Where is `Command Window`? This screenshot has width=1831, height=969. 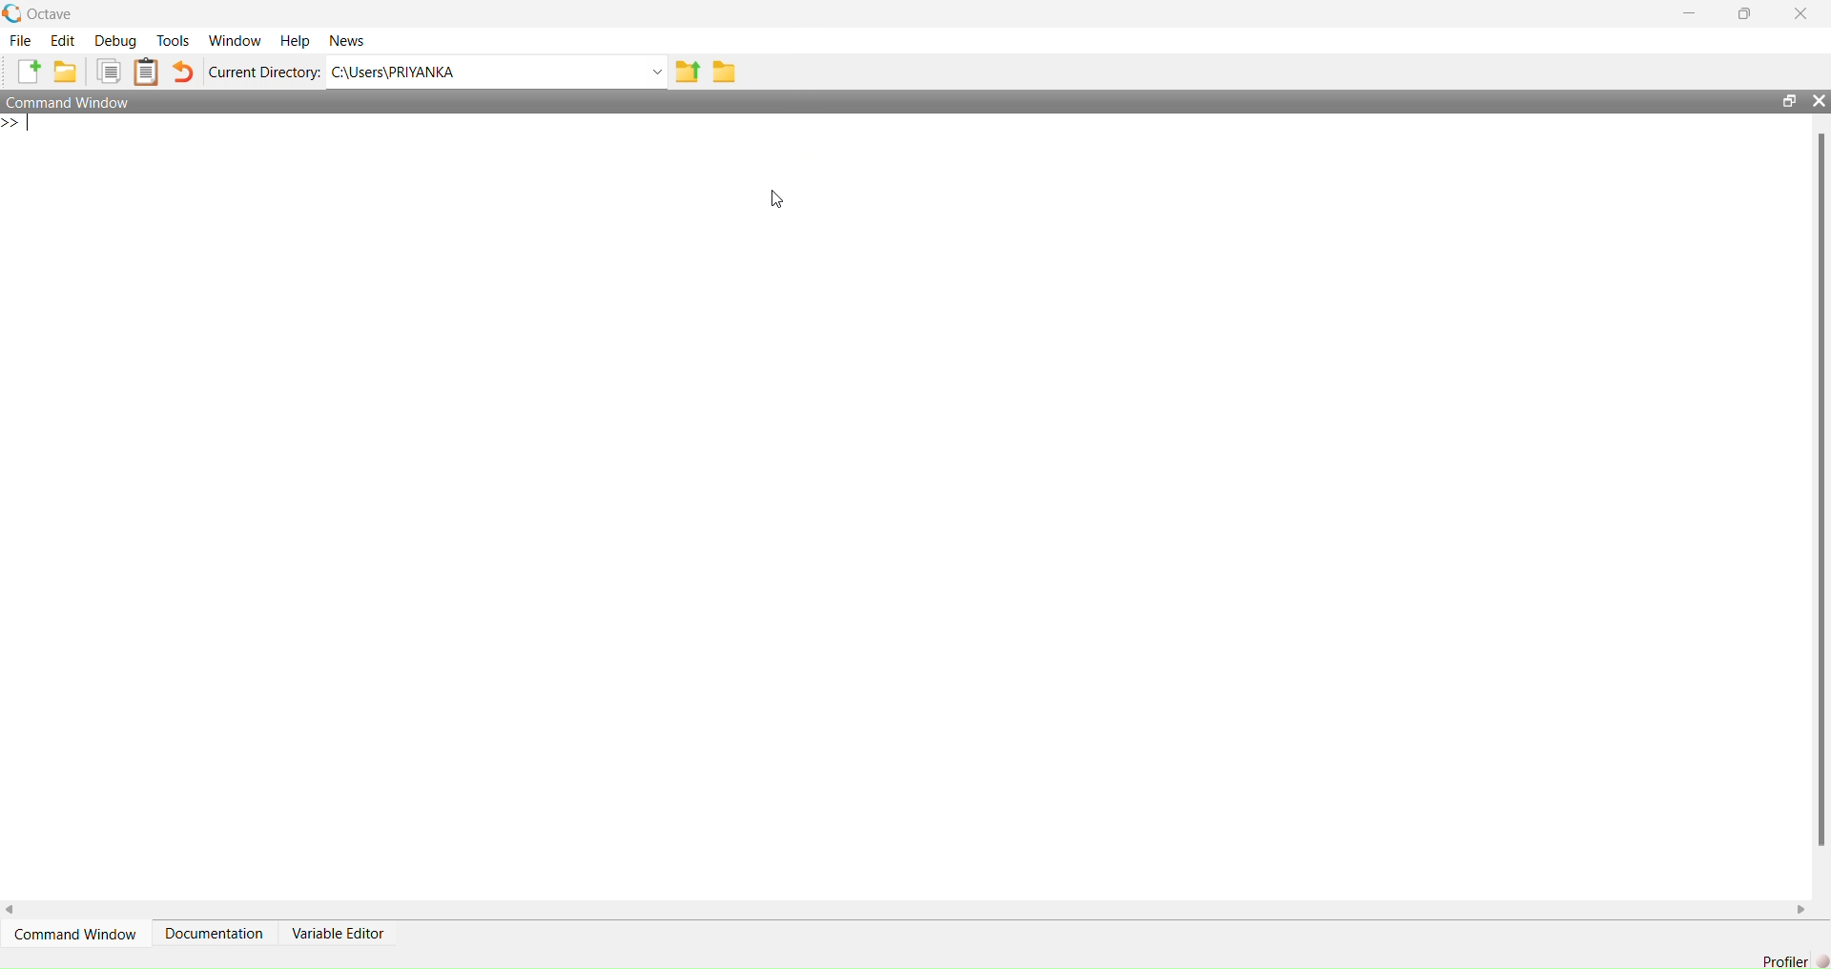 Command Window is located at coordinates (69, 100).